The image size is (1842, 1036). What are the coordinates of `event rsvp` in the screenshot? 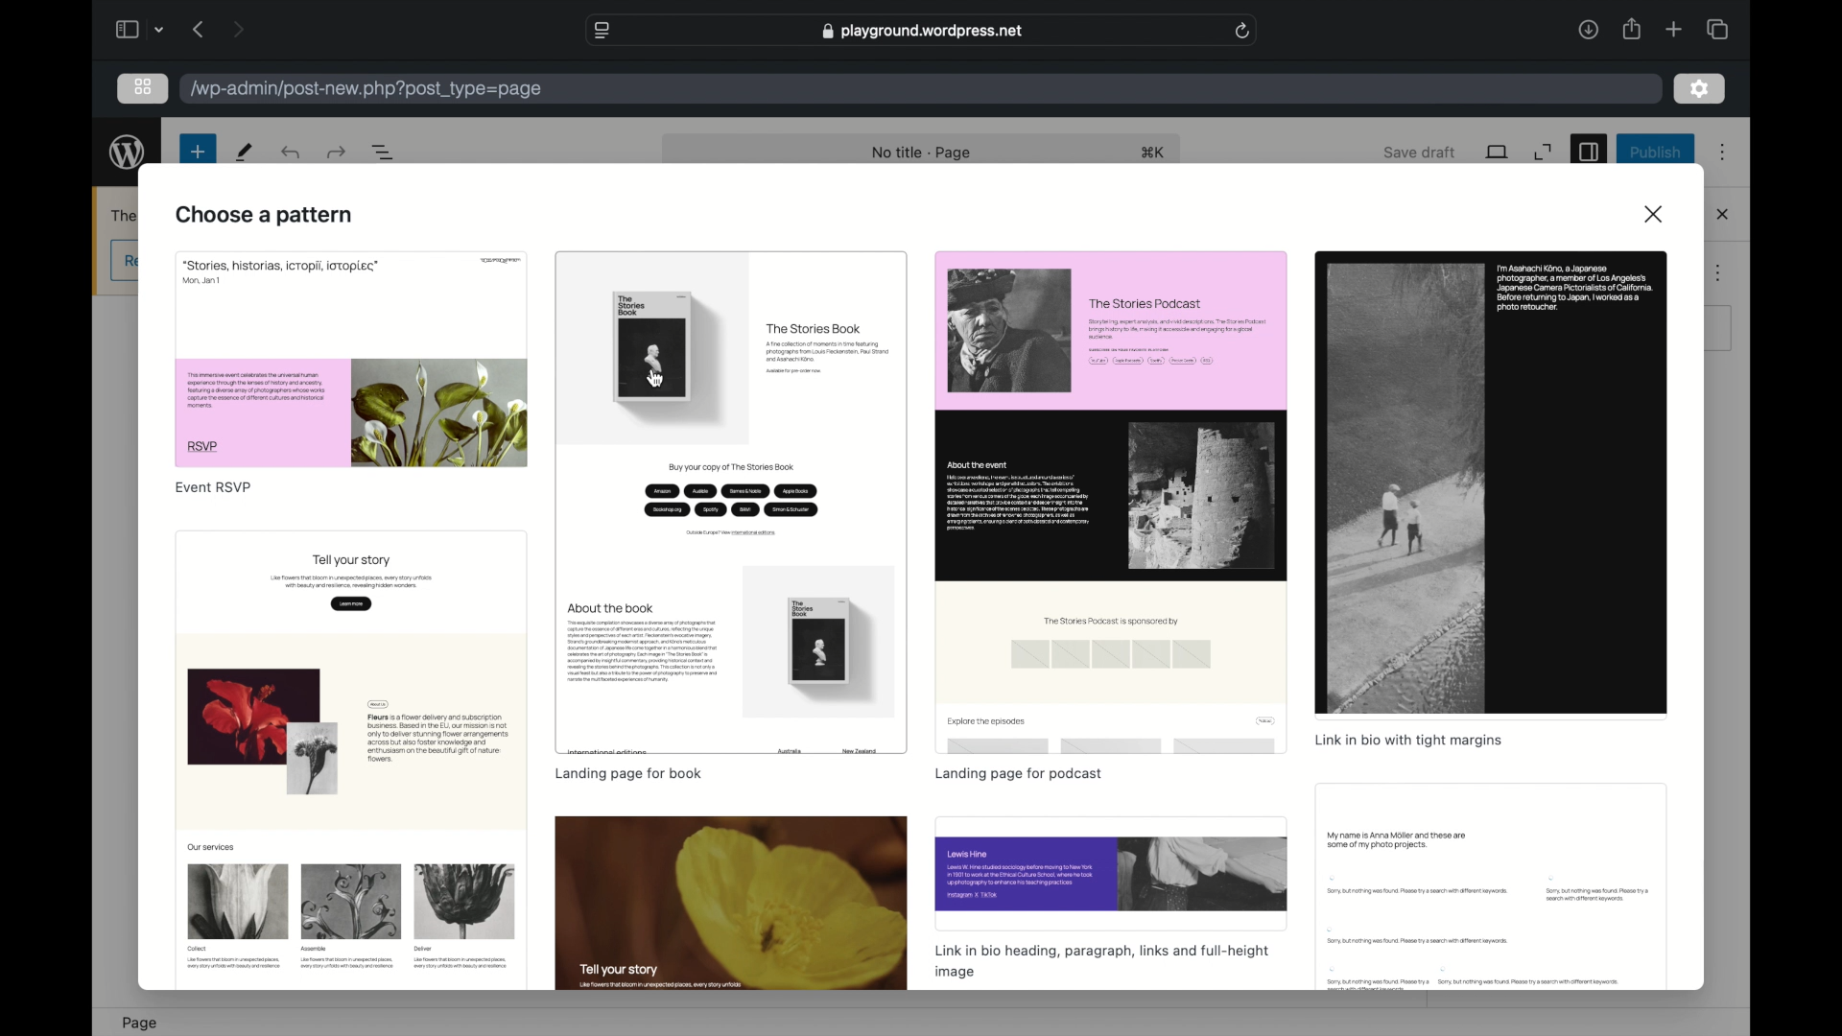 It's located at (215, 487).